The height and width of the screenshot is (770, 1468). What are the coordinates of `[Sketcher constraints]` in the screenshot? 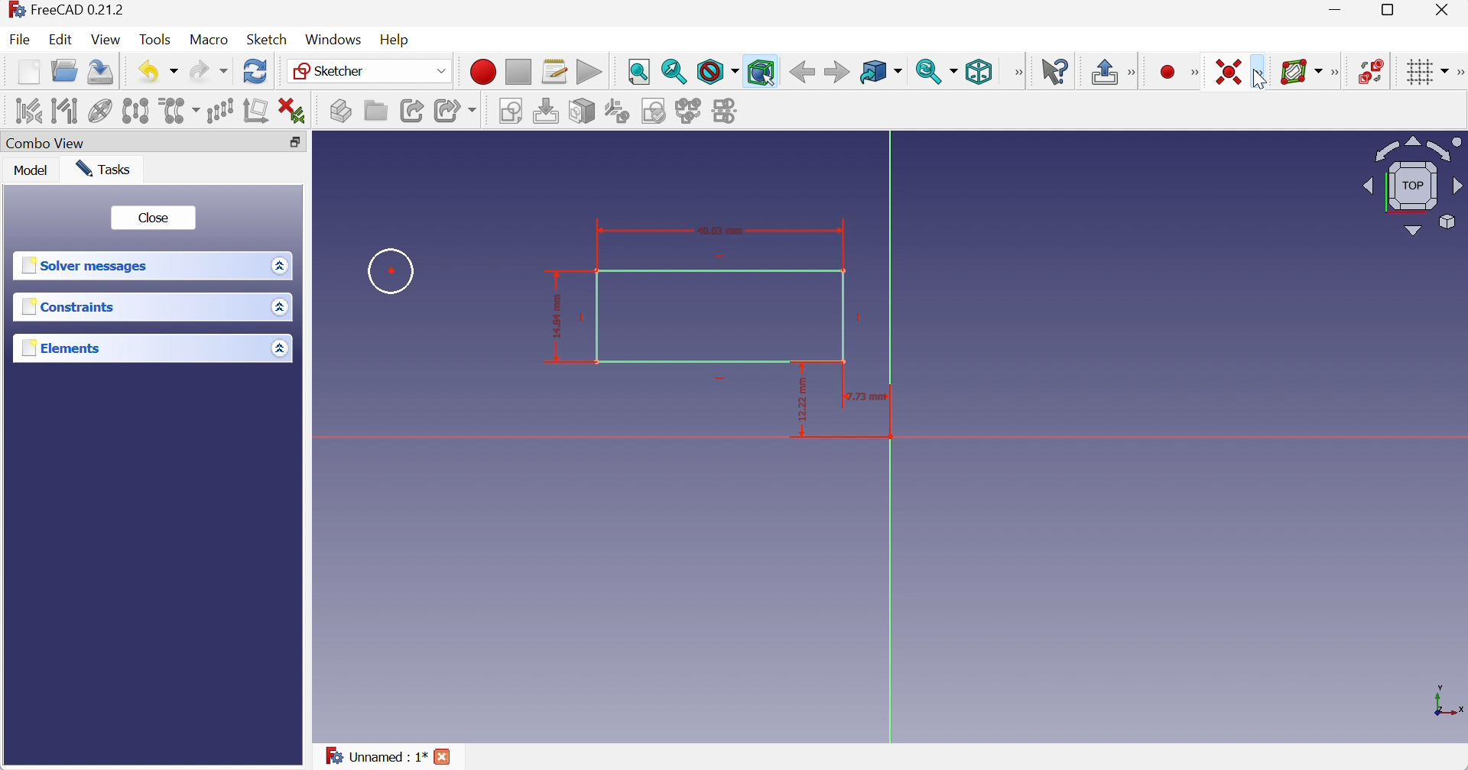 It's located at (1262, 72).